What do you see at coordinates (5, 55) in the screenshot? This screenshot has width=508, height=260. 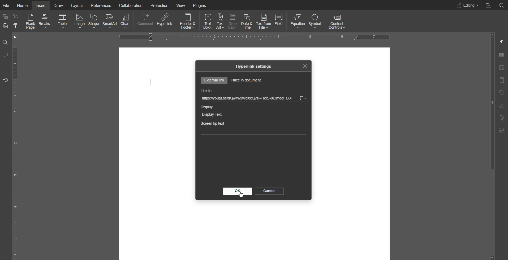 I see `Comment` at bounding box center [5, 55].